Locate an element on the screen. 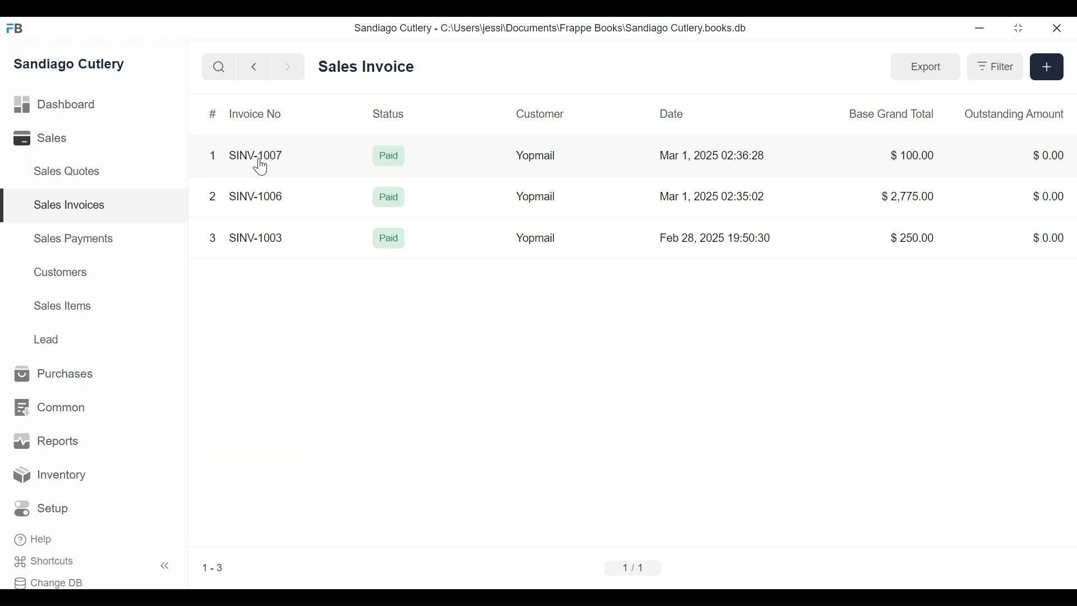 The image size is (1077, 606).  Sales is located at coordinates (38, 137).